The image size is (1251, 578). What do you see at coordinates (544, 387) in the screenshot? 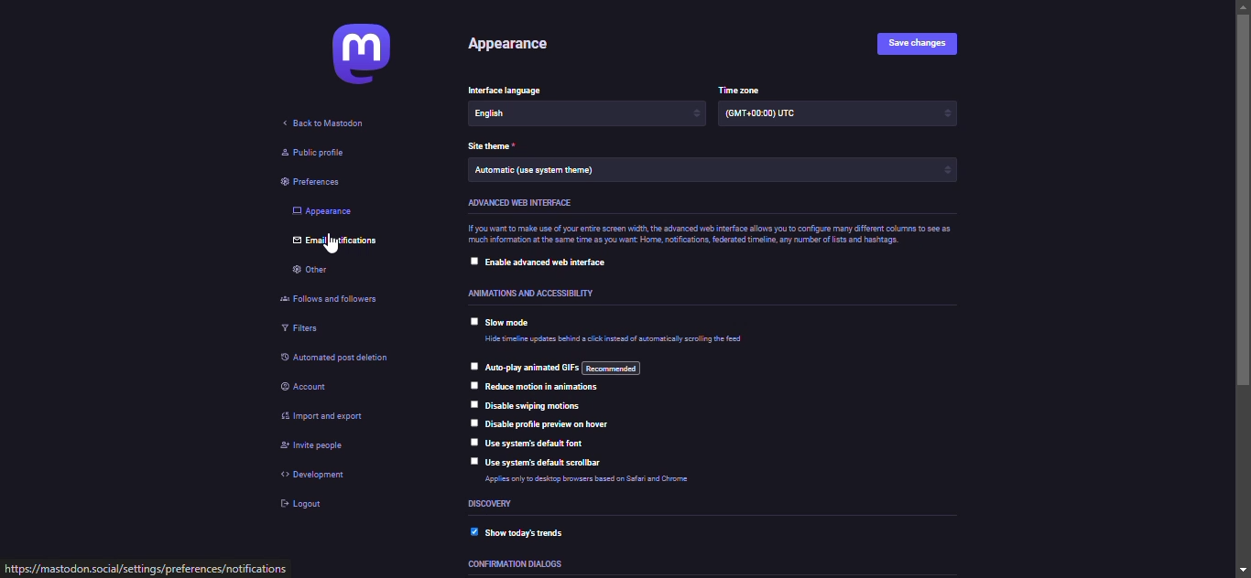
I see `reduce motion in animations` at bounding box center [544, 387].